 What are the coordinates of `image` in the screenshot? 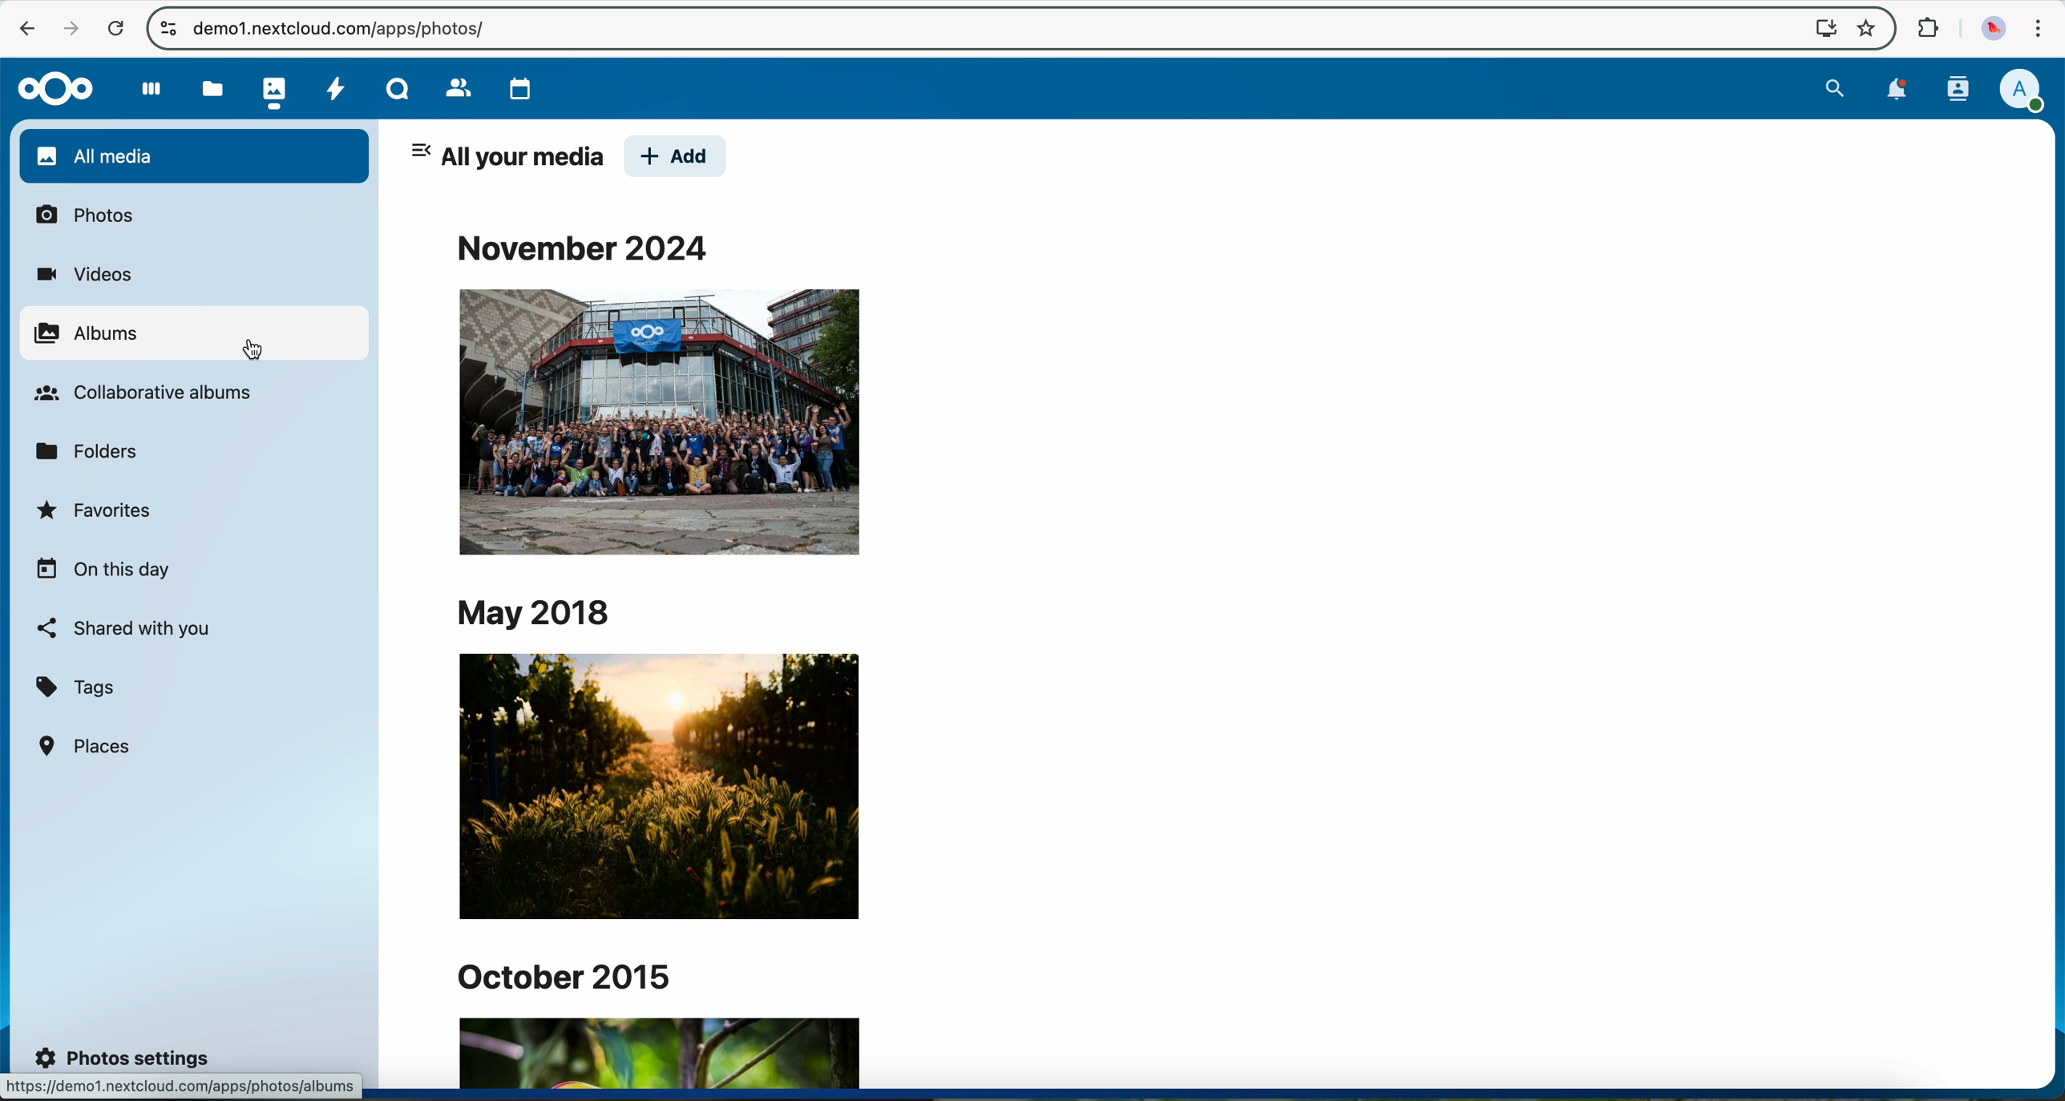 It's located at (660, 786).